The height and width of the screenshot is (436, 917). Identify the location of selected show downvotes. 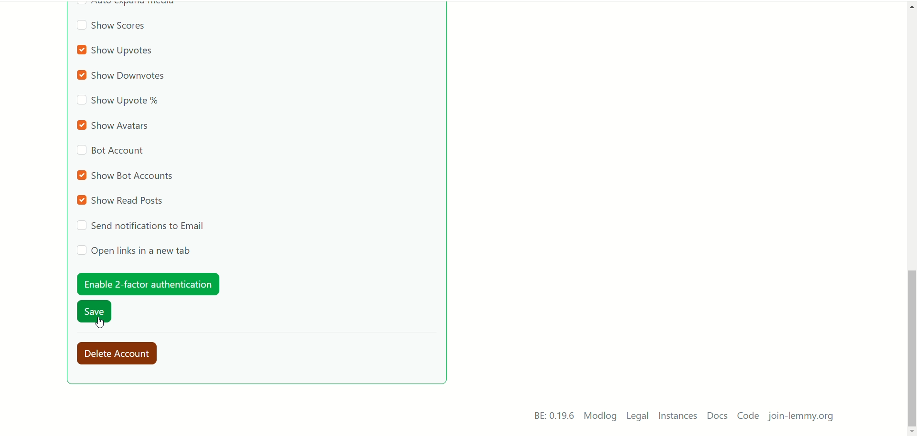
(124, 76).